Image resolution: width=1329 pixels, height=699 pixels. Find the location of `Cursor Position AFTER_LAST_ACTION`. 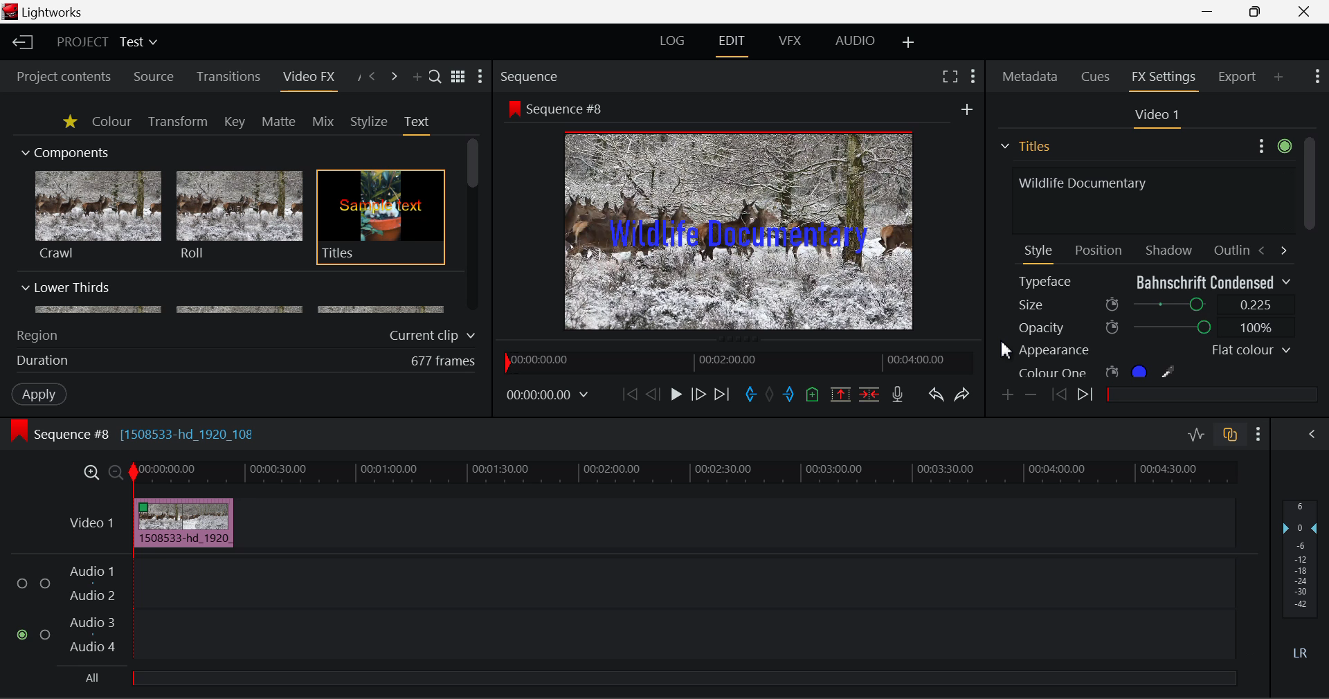

Cursor Position AFTER_LAST_ACTION is located at coordinates (1005, 350).